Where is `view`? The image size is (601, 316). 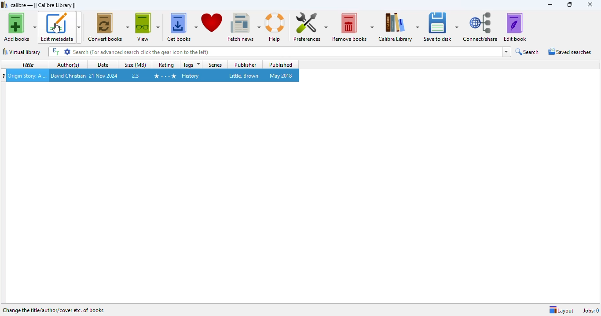 view is located at coordinates (147, 27).